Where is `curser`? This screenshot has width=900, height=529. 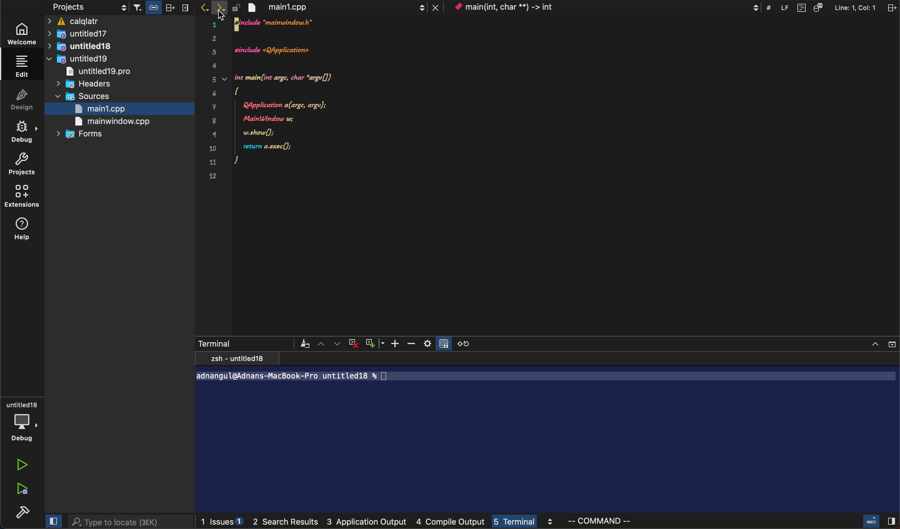
curser is located at coordinates (226, 12).